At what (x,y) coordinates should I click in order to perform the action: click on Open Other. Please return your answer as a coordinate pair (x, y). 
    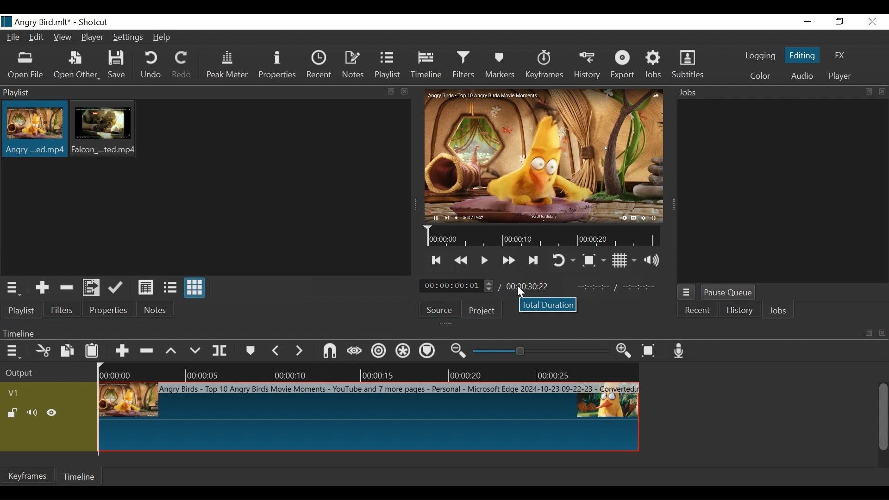
    Looking at the image, I should click on (76, 65).